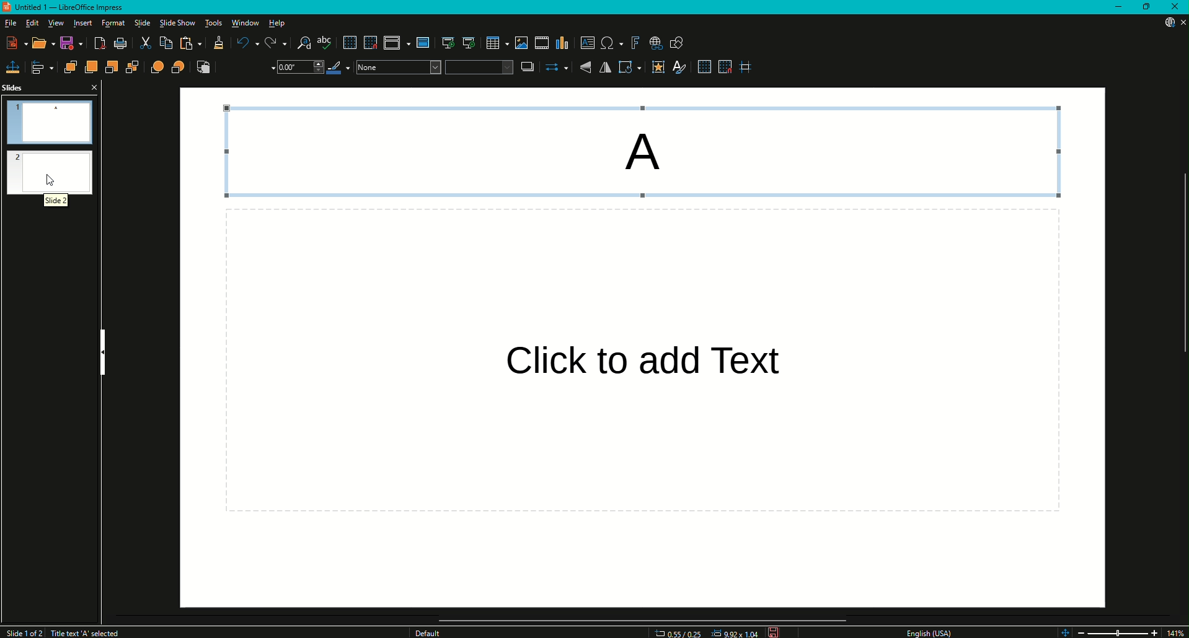  Describe the element at coordinates (1154, 631) in the screenshot. I see `Zoom In` at that location.